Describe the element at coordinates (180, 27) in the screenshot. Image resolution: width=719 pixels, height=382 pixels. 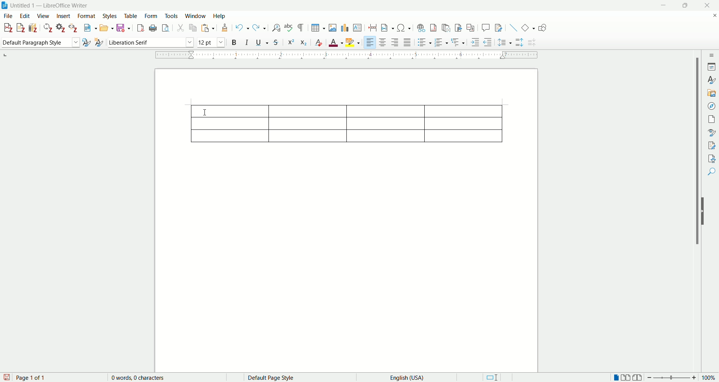
I see `cut` at that location.